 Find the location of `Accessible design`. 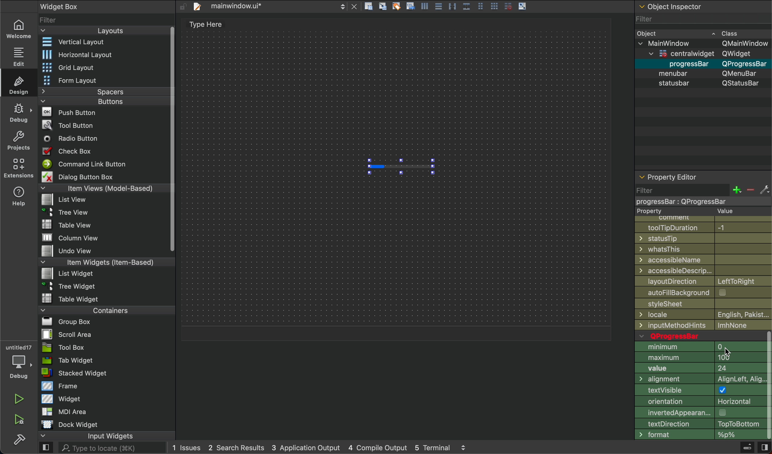

Accessible design is located at coordinates (703, 271).